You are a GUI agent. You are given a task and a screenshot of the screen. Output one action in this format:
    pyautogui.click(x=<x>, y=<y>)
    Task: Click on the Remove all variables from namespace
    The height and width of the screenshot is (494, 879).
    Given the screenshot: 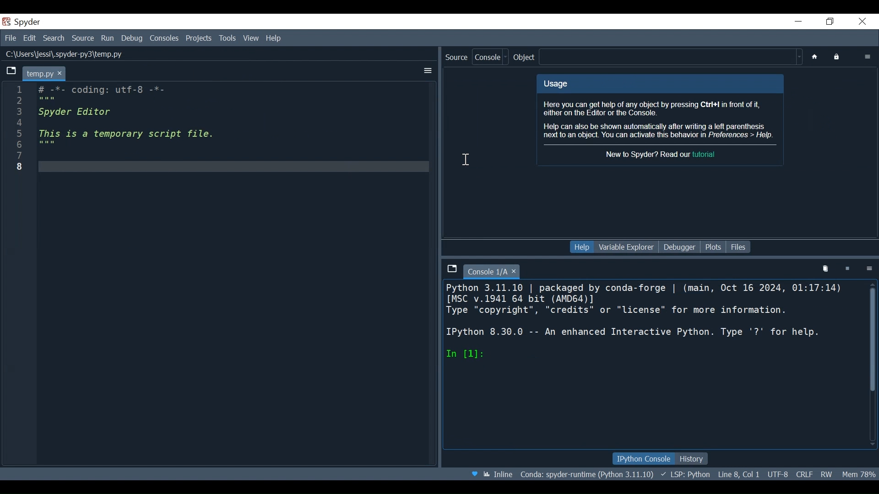 What is the action you would take?
    pyautogui.click(x=825, y=268)
    